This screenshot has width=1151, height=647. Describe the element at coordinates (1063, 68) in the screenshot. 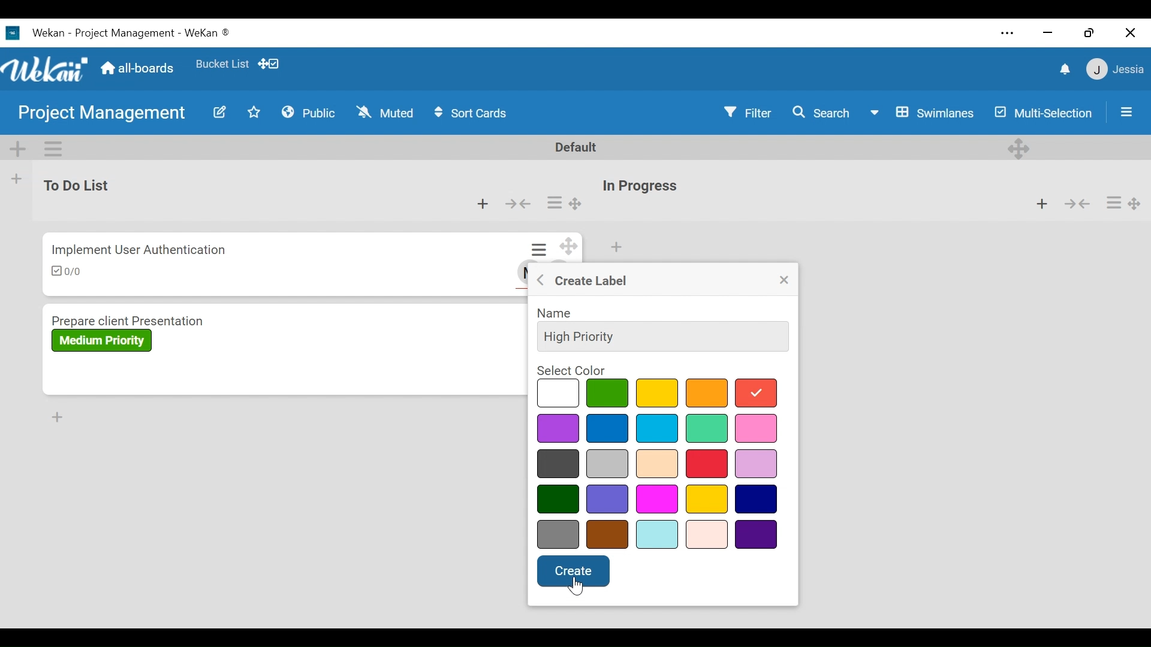

I see `notifications` at that location.